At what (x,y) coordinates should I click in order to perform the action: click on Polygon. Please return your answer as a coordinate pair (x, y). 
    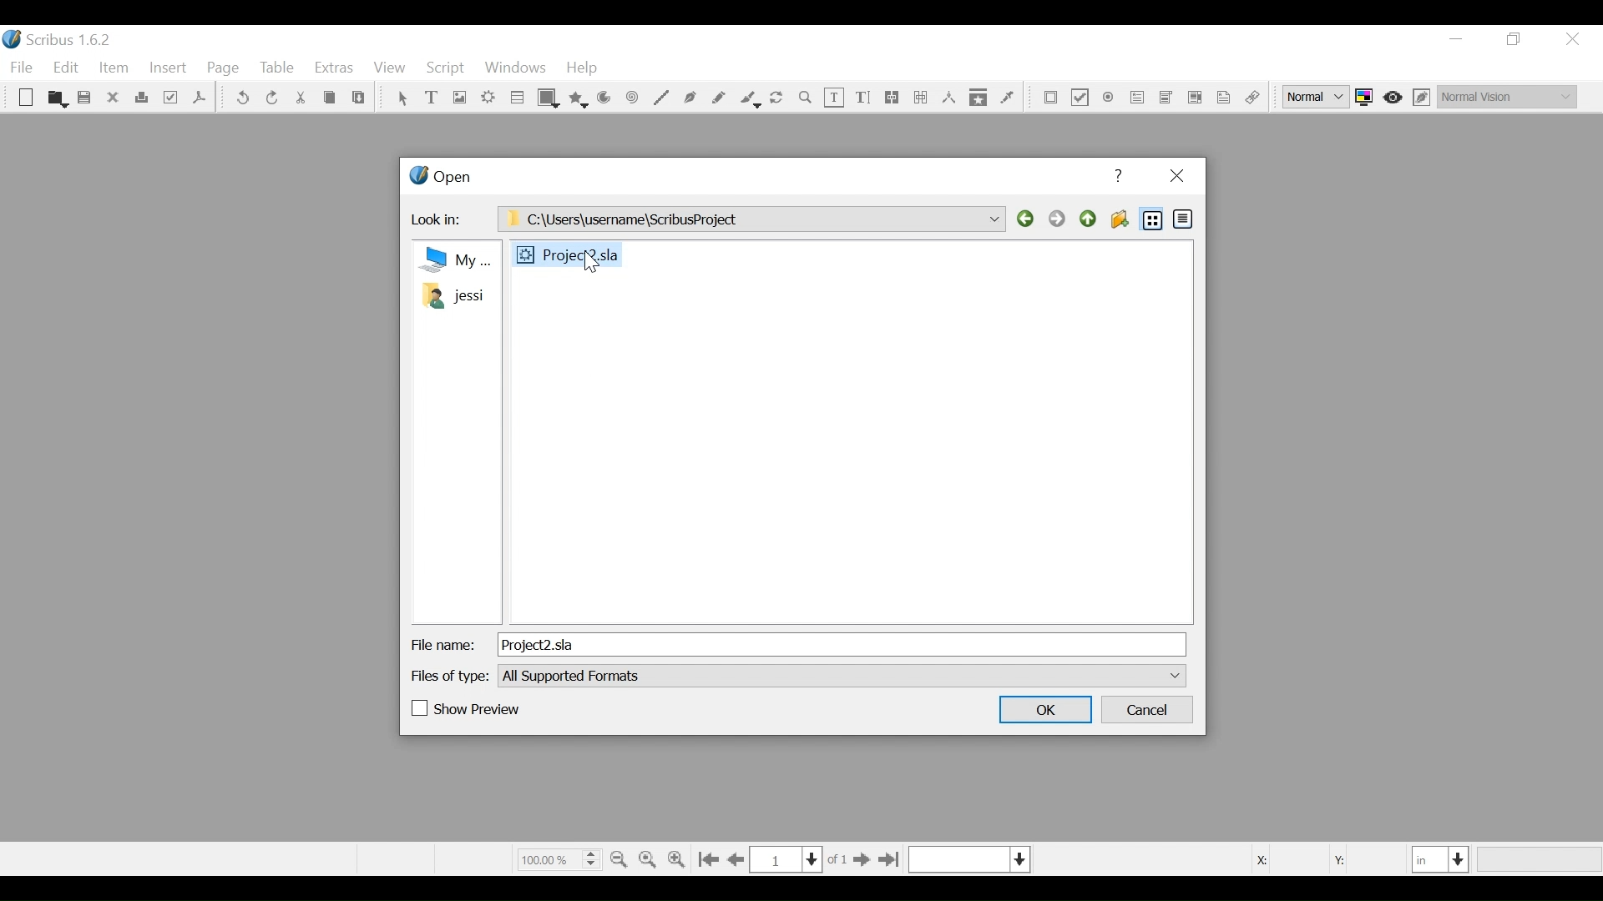
    Looking at the image, I should click on (579, 98).